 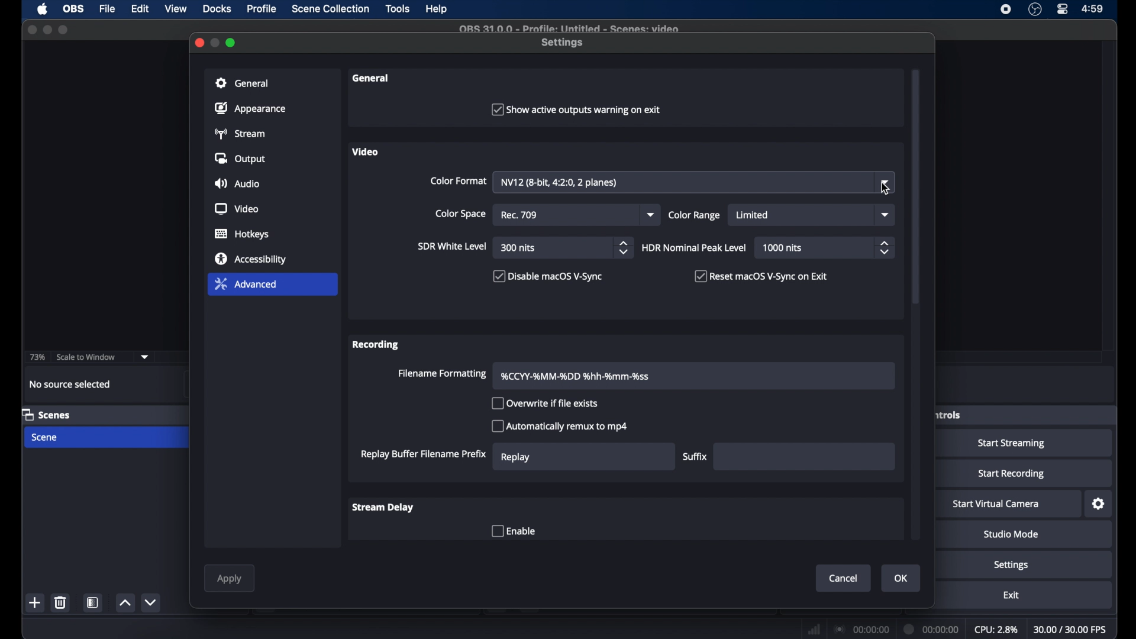 I want to click on 73%, so click(x=37, y=357).